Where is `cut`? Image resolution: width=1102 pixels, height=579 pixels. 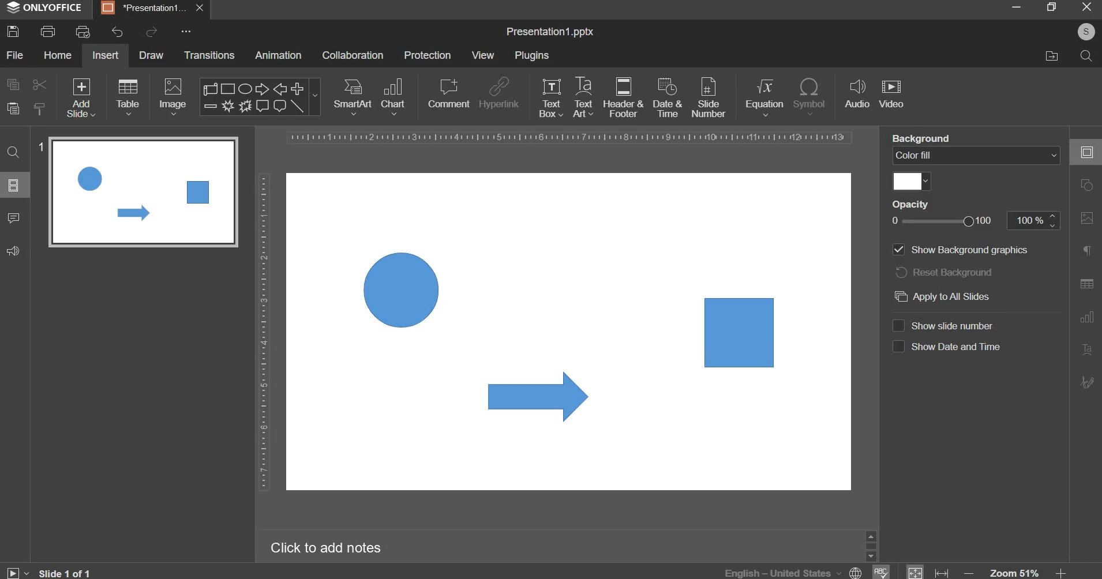 cut is located at coordinates (39, 84).